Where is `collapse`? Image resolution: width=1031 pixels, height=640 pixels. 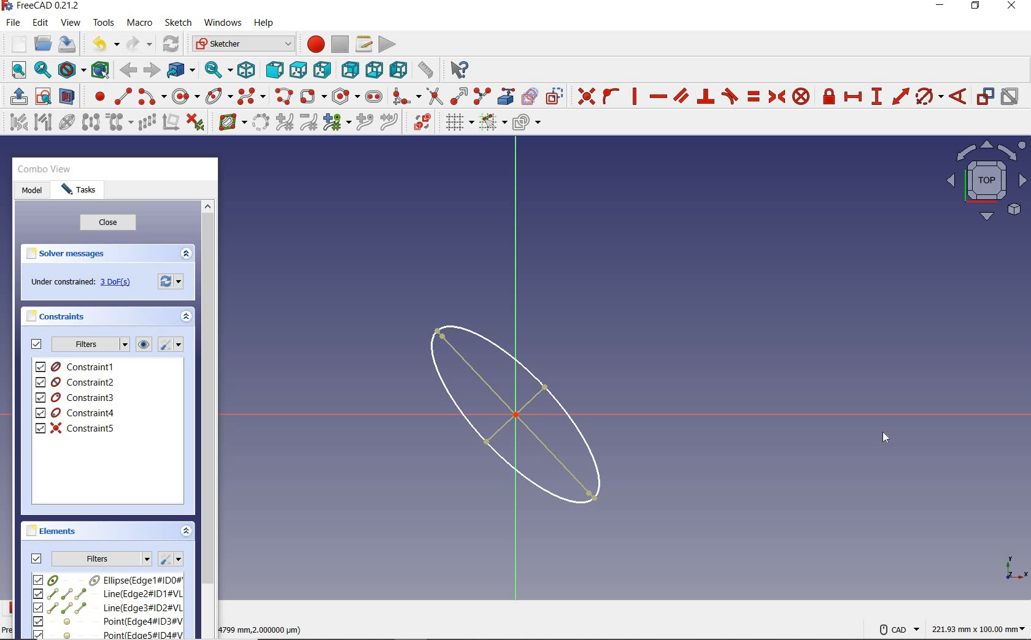
collapse is located at coordinates (187, 318).